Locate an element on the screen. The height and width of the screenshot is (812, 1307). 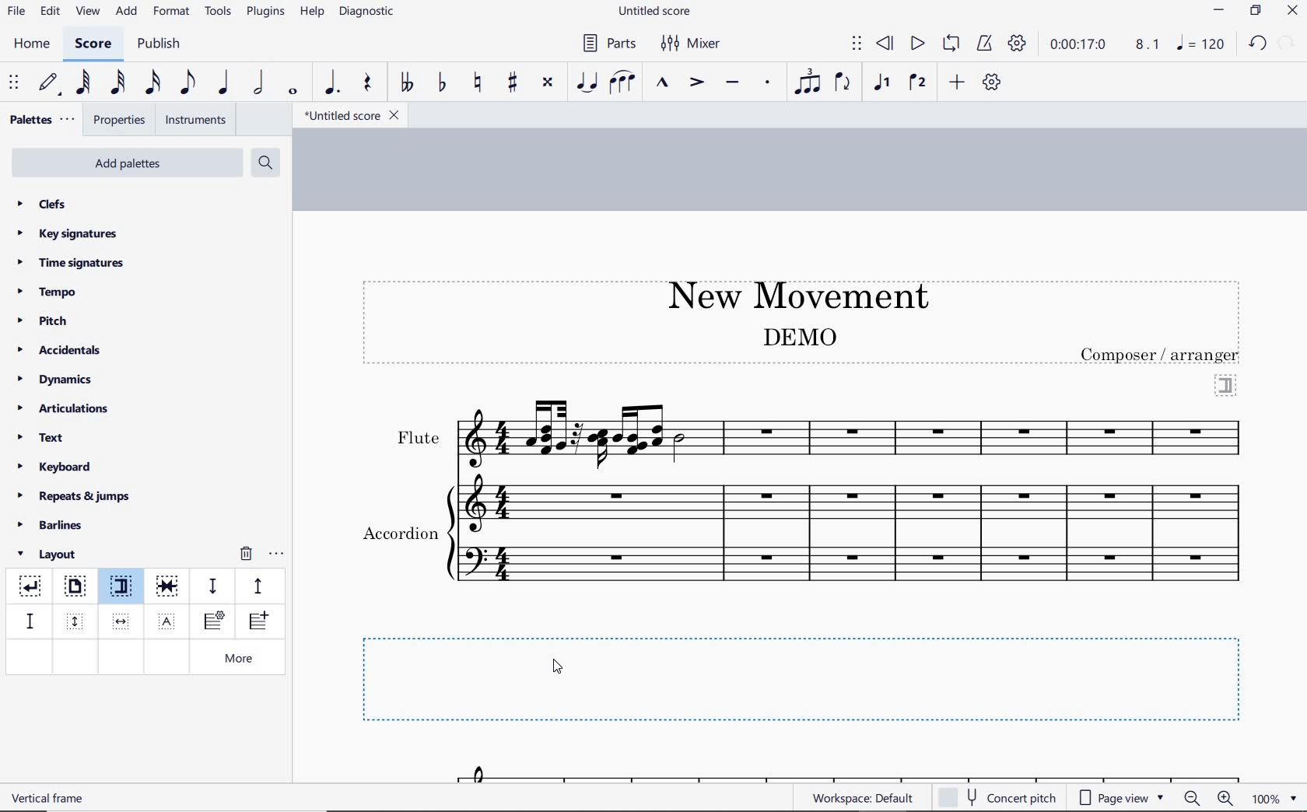
redo is located at coordinates (1288, 42).